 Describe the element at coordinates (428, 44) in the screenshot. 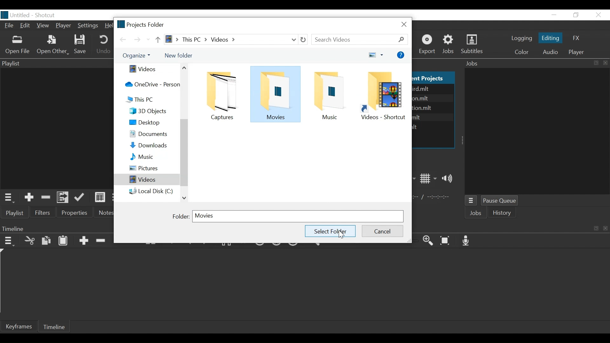

I see `Export` at that location.